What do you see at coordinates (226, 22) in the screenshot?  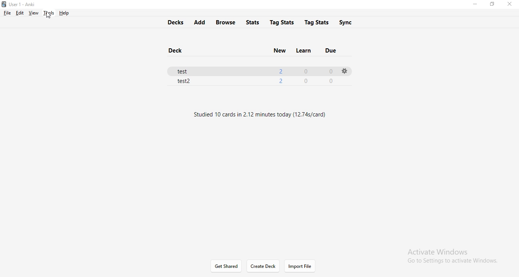 I see `browse` at bounding box center [226, 22].